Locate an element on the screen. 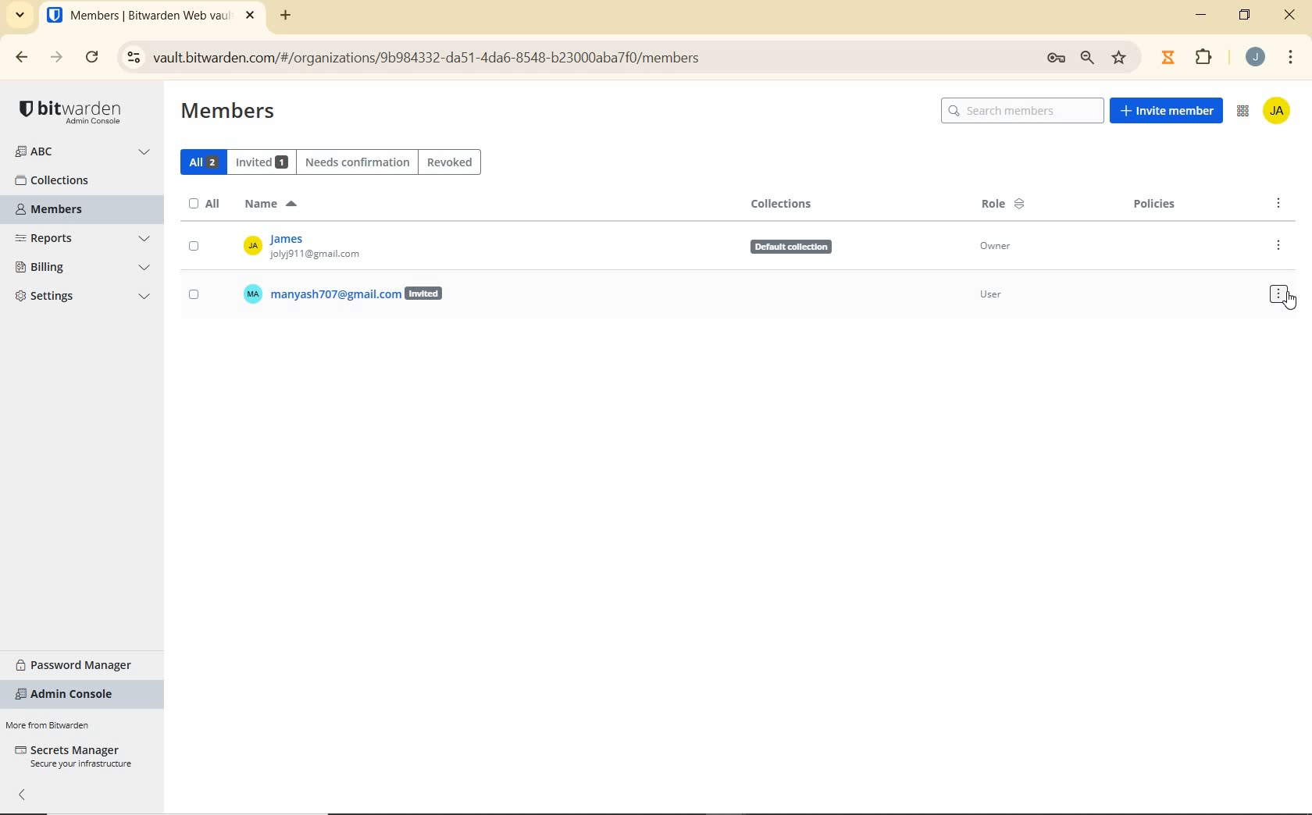 This screenshot has width=1312, height=815. OPTIONS is located at coordinates (1277, 245).